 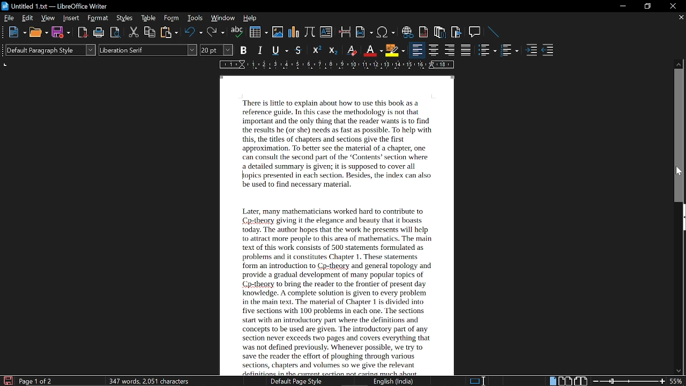 What do you see at coordinates (316, 51) in the screenshot?
I see `superscript` at bounding box center [316, 51].